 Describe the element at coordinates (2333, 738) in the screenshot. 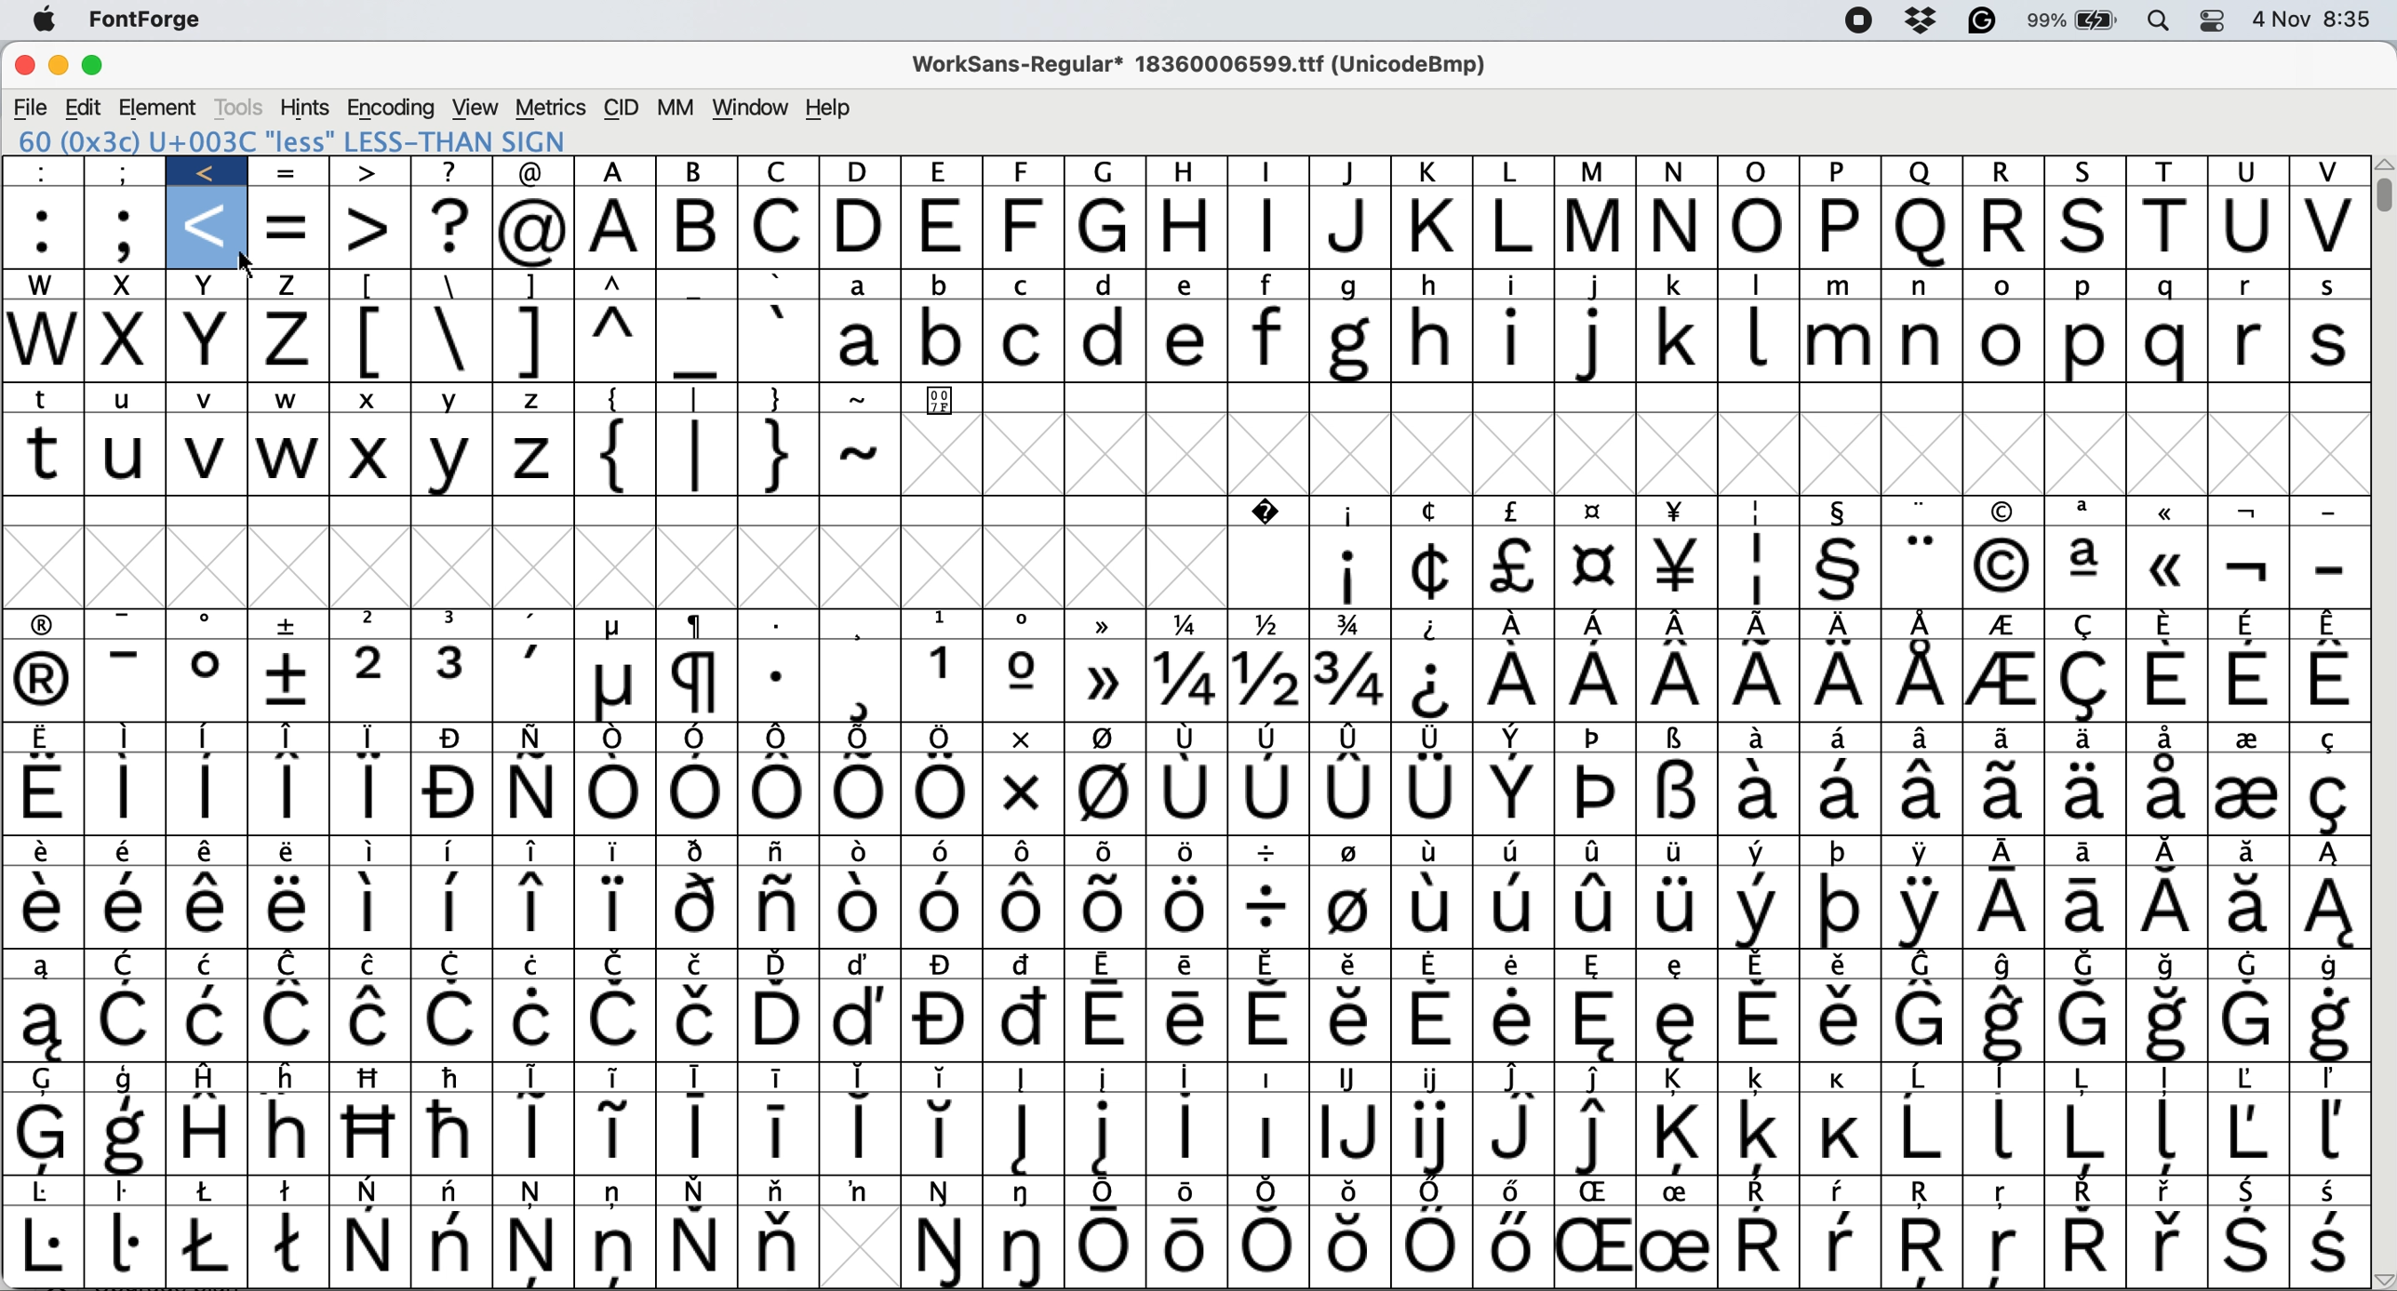

I see `Symbol` at that location.